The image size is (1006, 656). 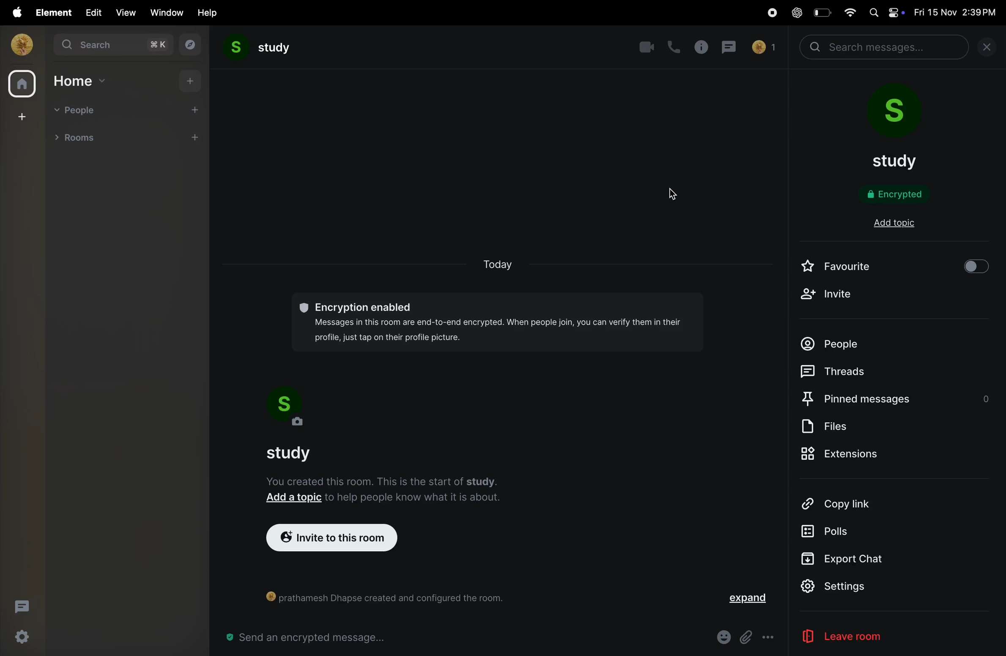 I want to click on invite to room, so click(x=335, y=538).